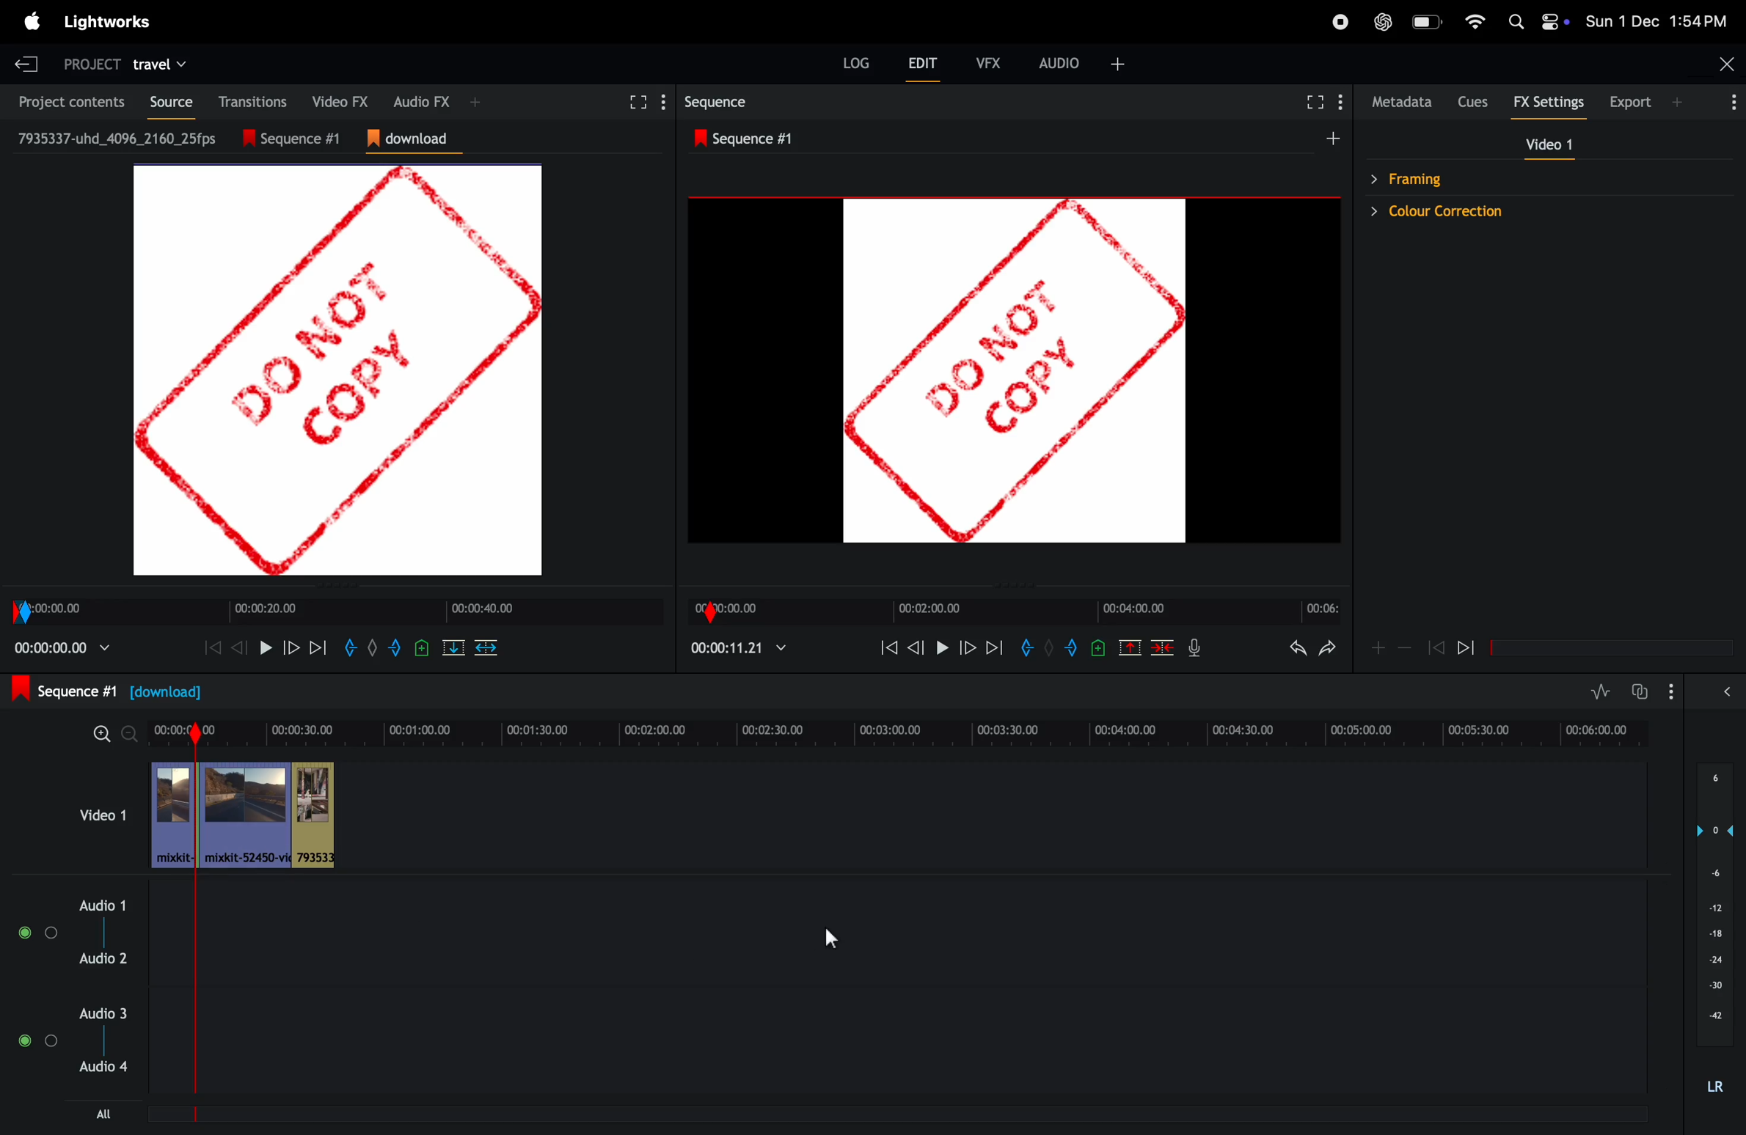  Describe the element at coordinates (158, 66) in the screenshot. I see `travel` at that location.